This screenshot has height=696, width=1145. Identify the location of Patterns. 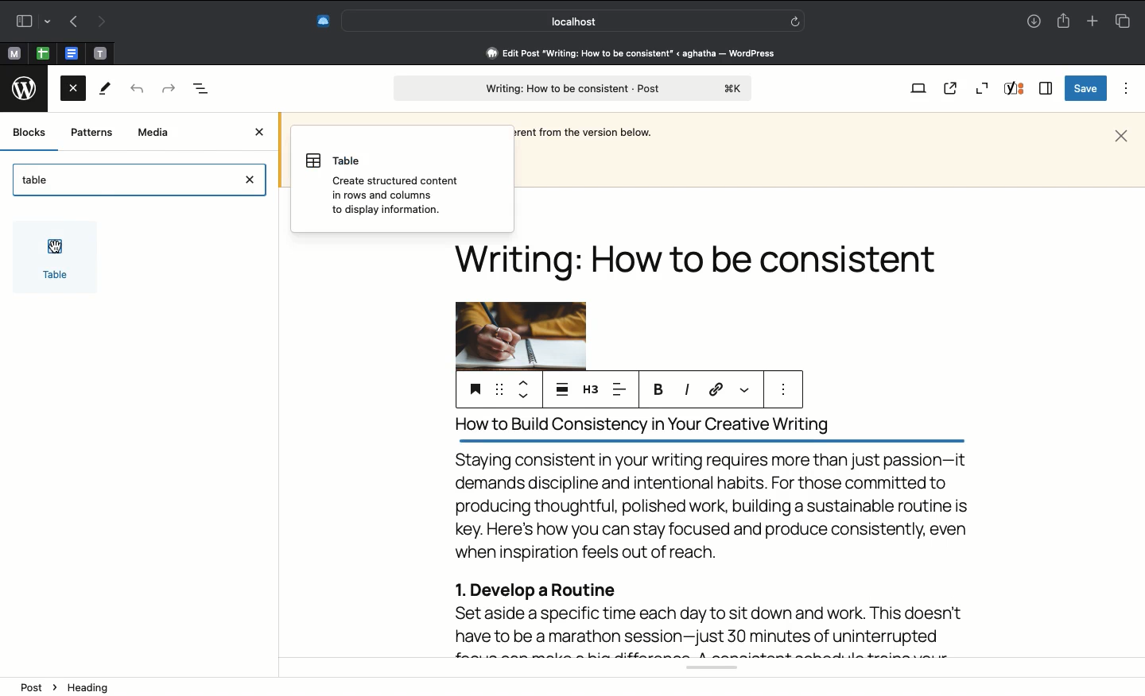
(91, 133).